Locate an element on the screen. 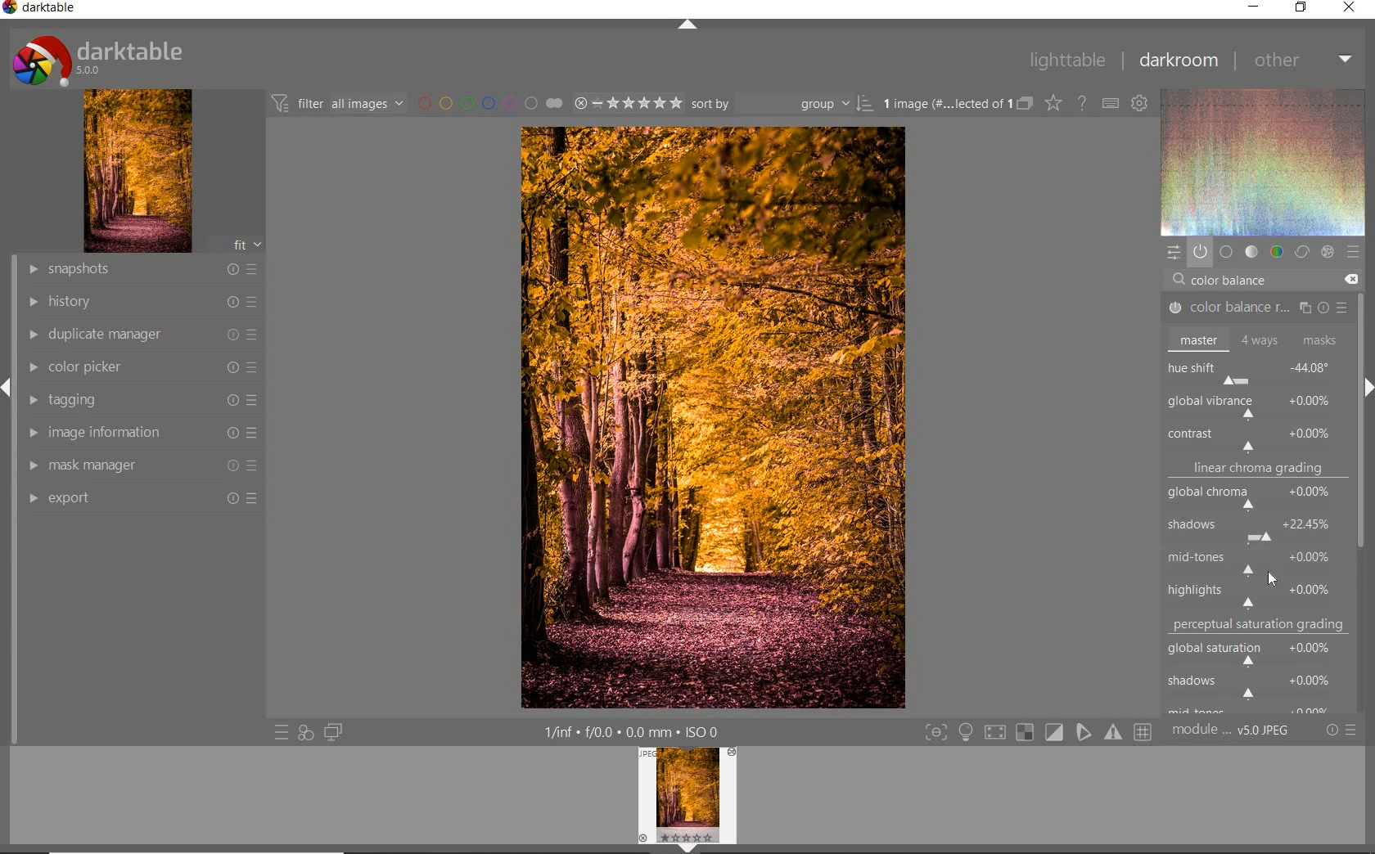 The image size is (1375, 854). filter by image color label is located at coordinates (489, 103).